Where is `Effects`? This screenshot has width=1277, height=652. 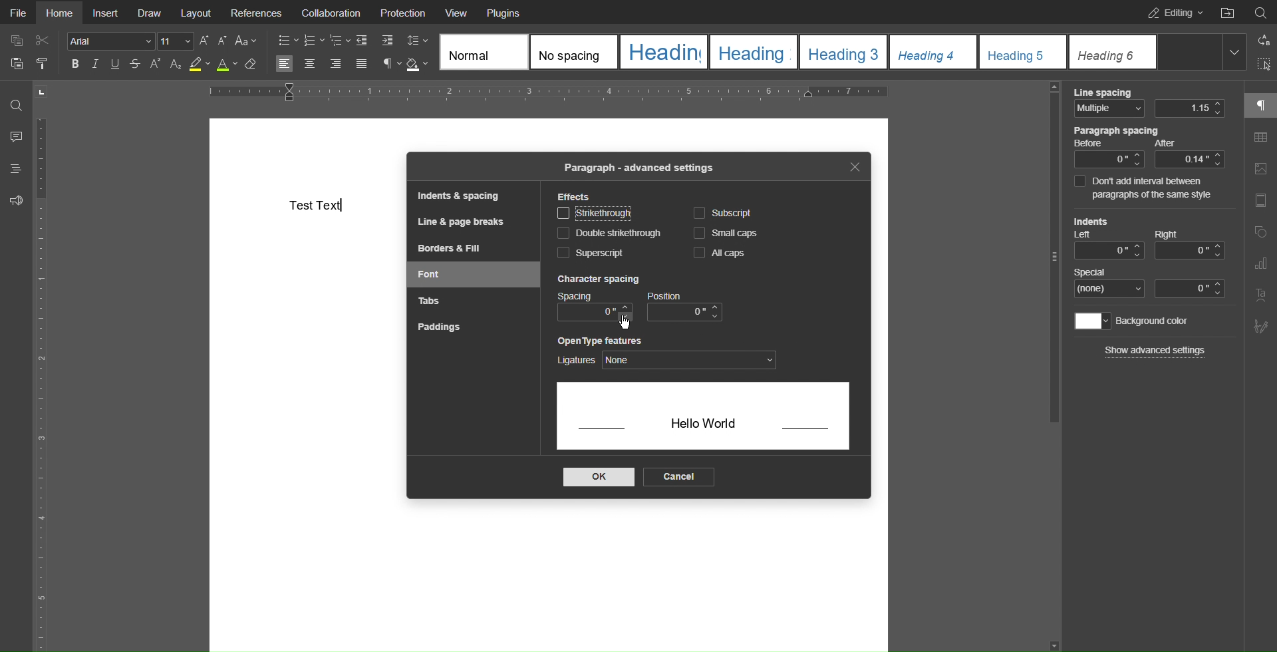 Effects is located at coordinates (575, 197).